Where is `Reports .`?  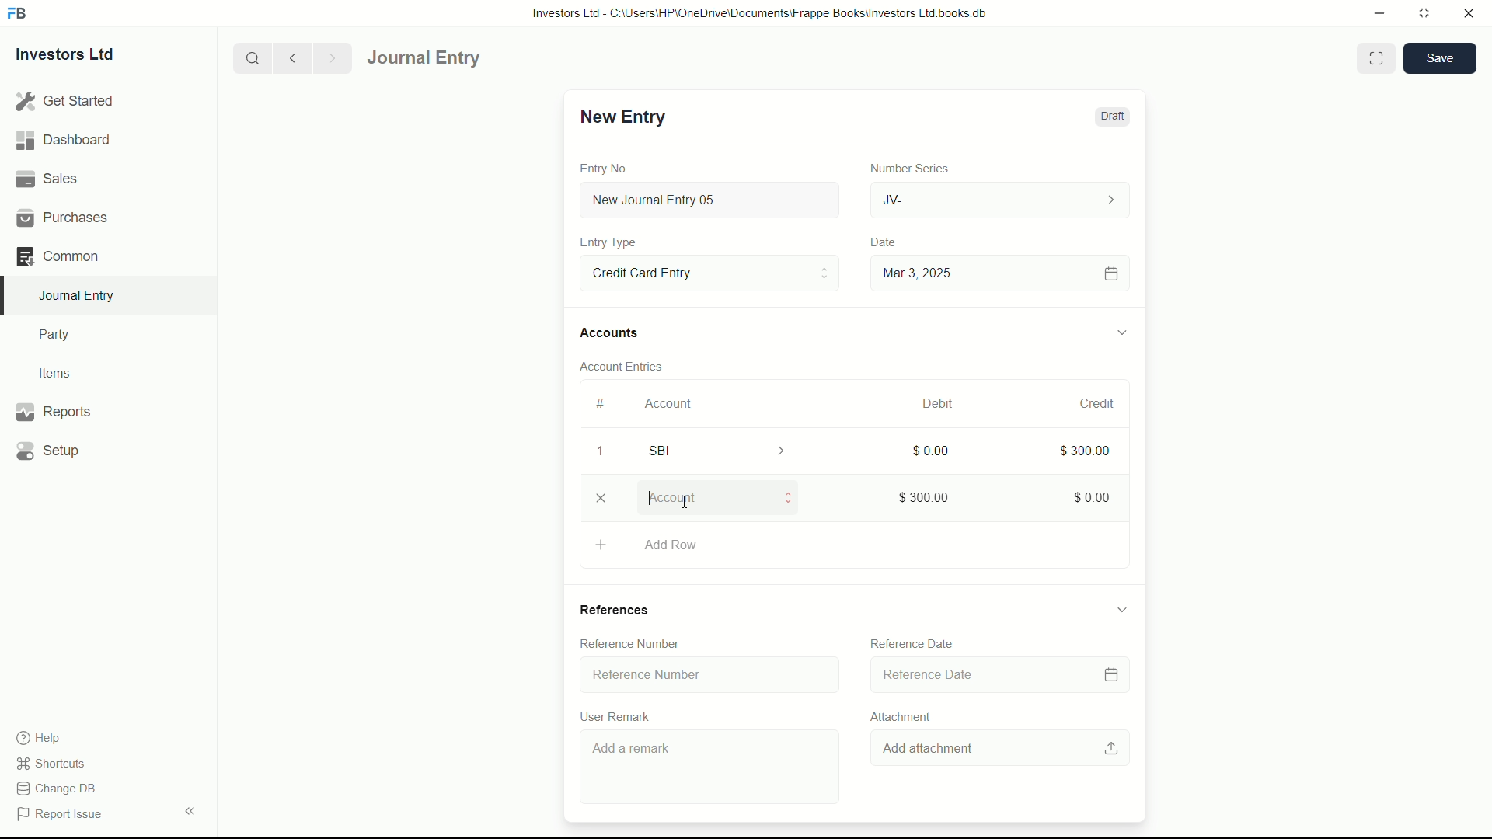 Reports . is located at coordinates (53, 409).